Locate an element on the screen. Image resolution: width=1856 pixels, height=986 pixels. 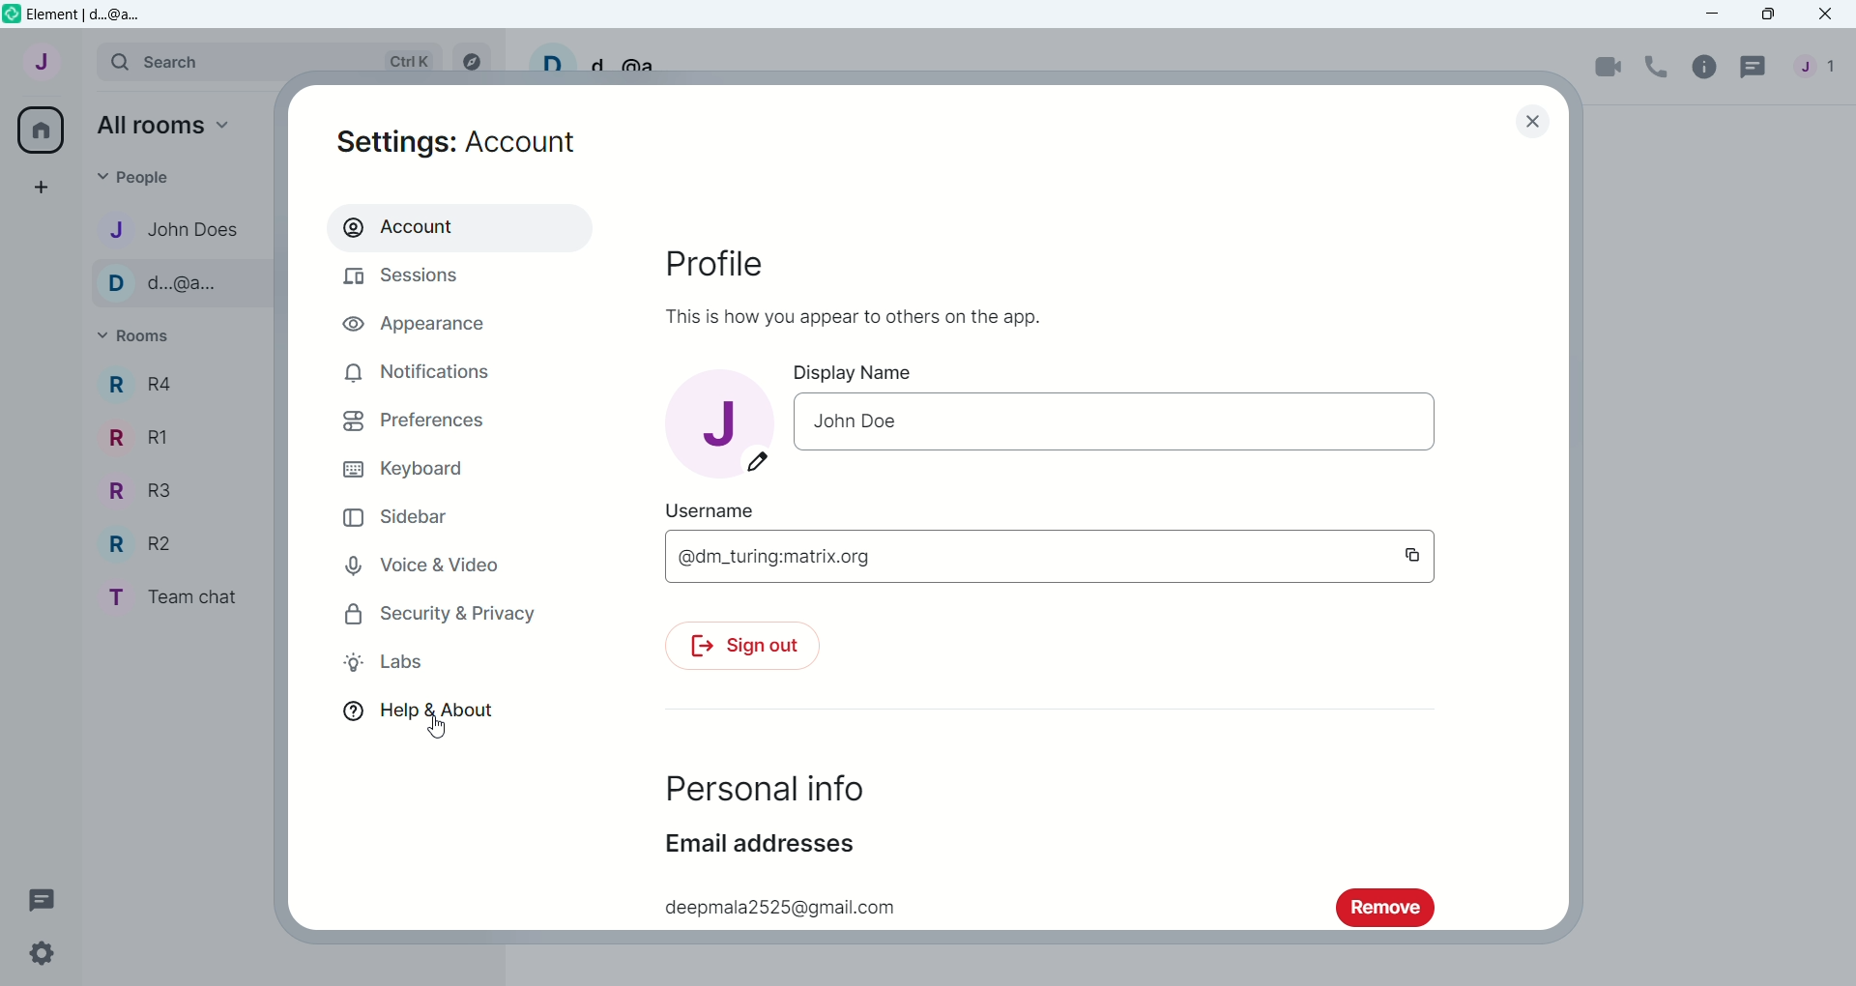
Rooms is located at coordinates (141, 336).